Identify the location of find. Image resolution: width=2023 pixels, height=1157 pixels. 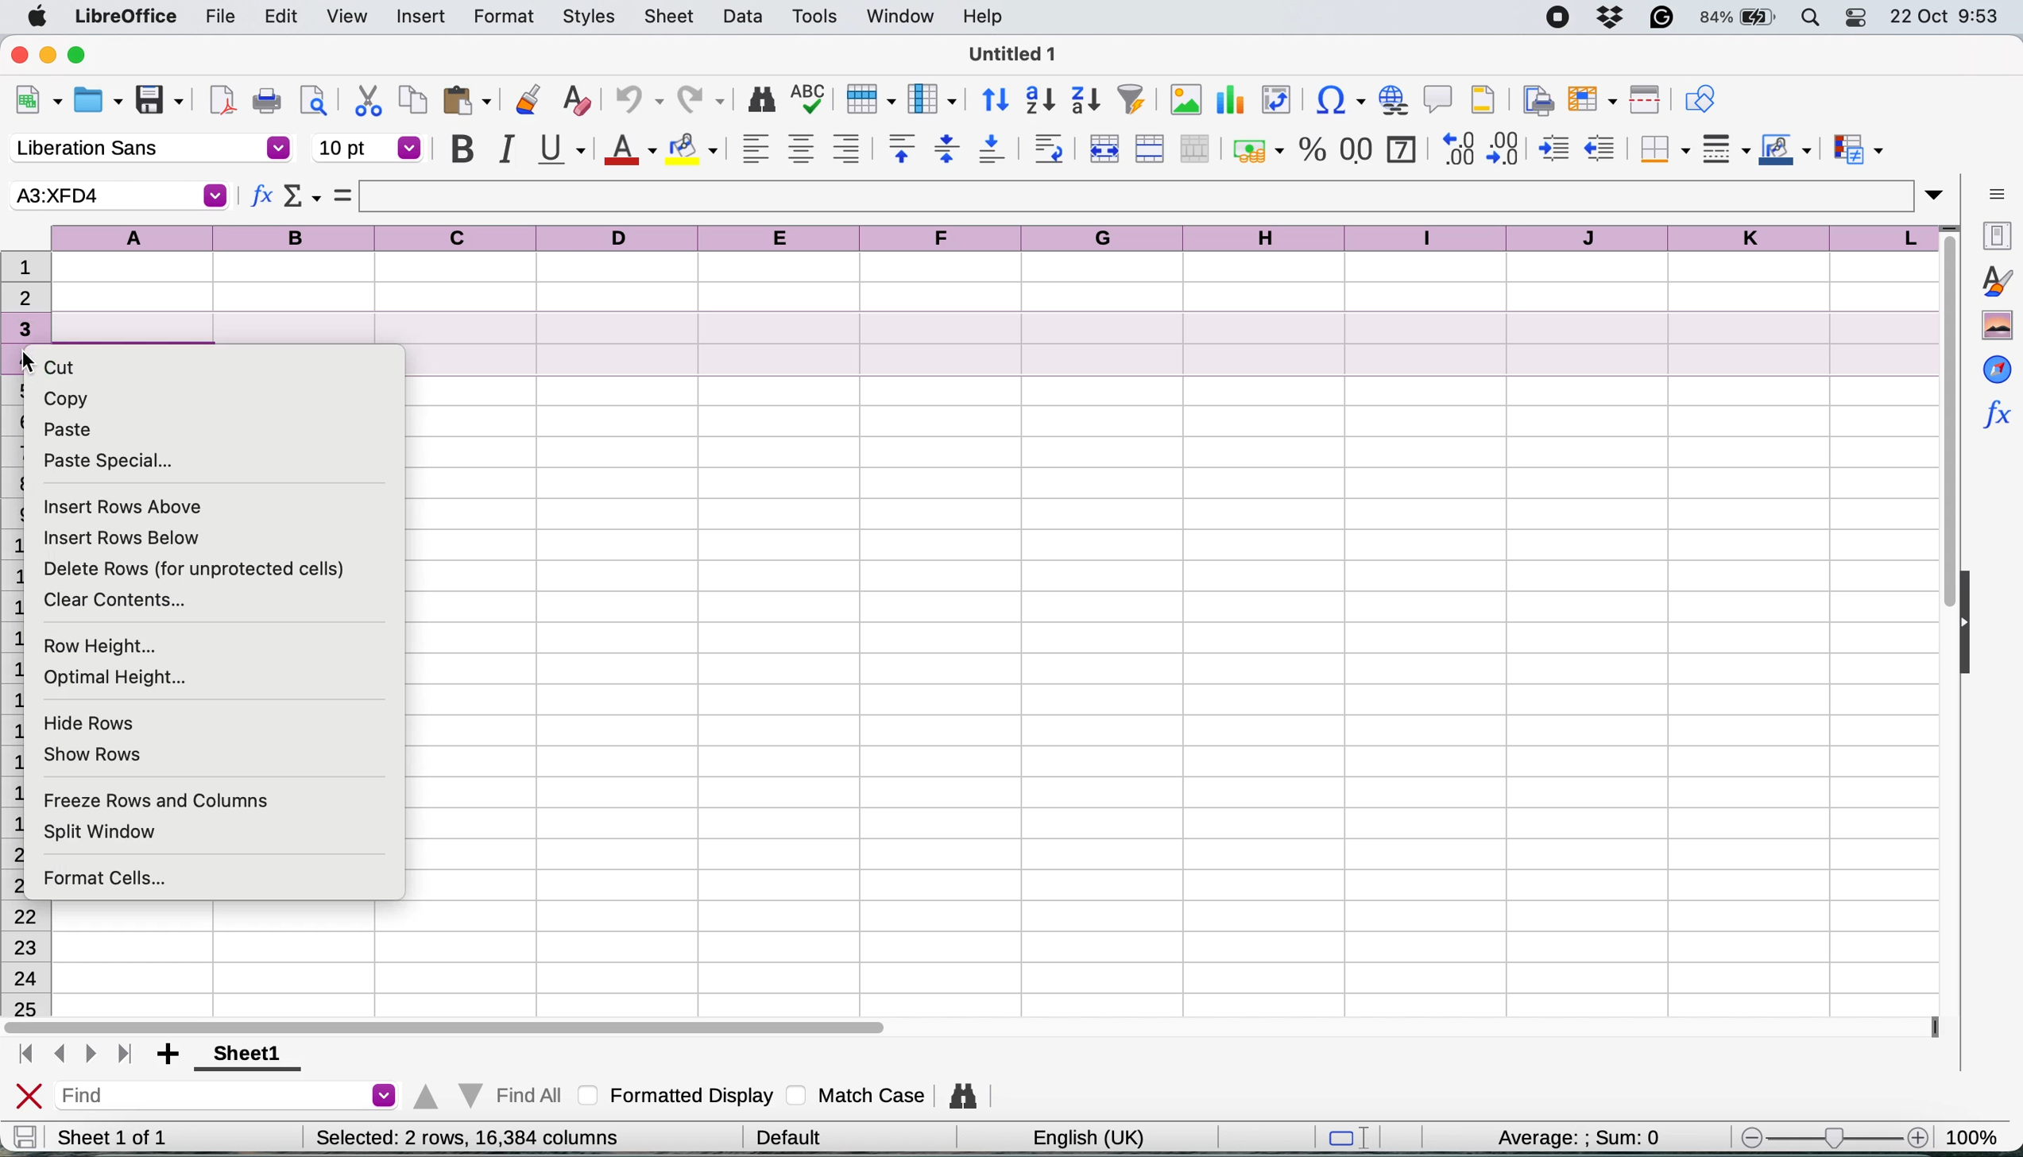
(230, 1097).